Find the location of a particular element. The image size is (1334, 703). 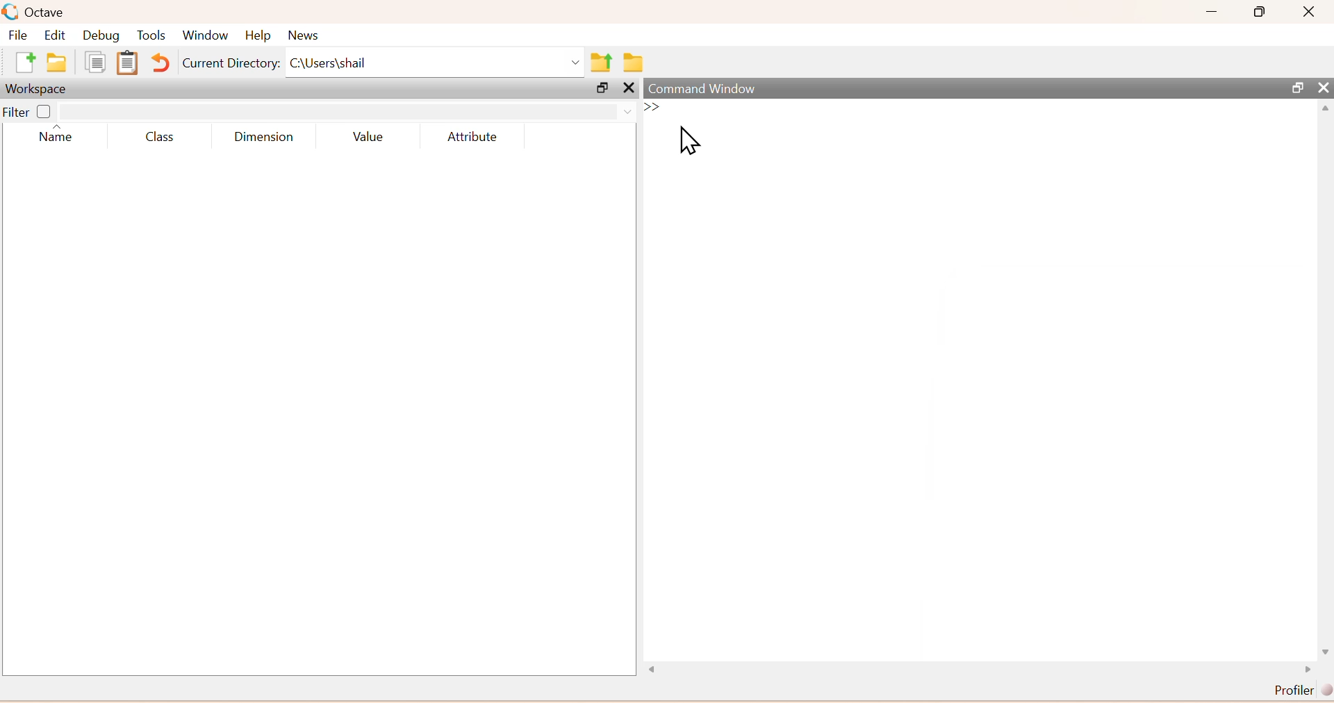

Window is located at coordinates (202, 37).